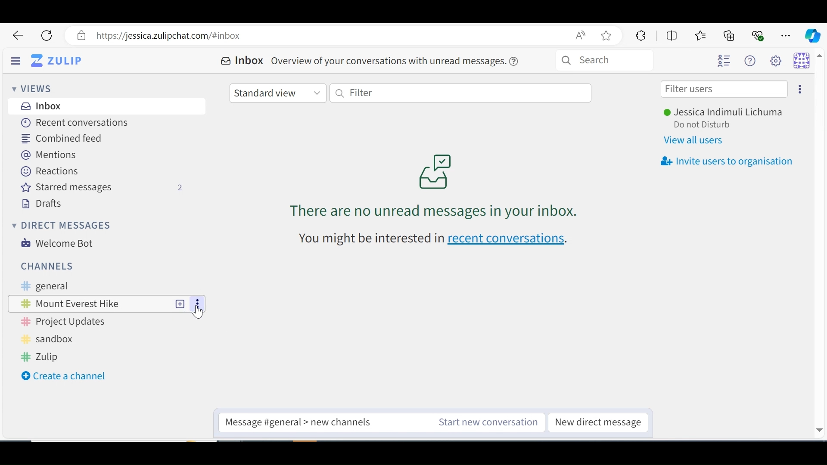 The width and height of the screenshot is (827, 465). Describe the element at coordinates (485, 422) in the screenshot. I see `Start a new conversation` at that location.